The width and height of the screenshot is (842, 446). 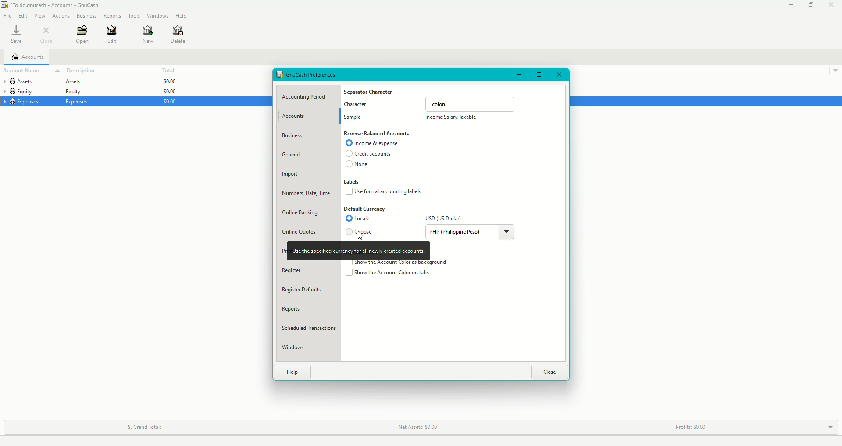 What do you see at coordinates (549, 372) in the screenshot?
I see `Close` at bounding box center [549, 372].